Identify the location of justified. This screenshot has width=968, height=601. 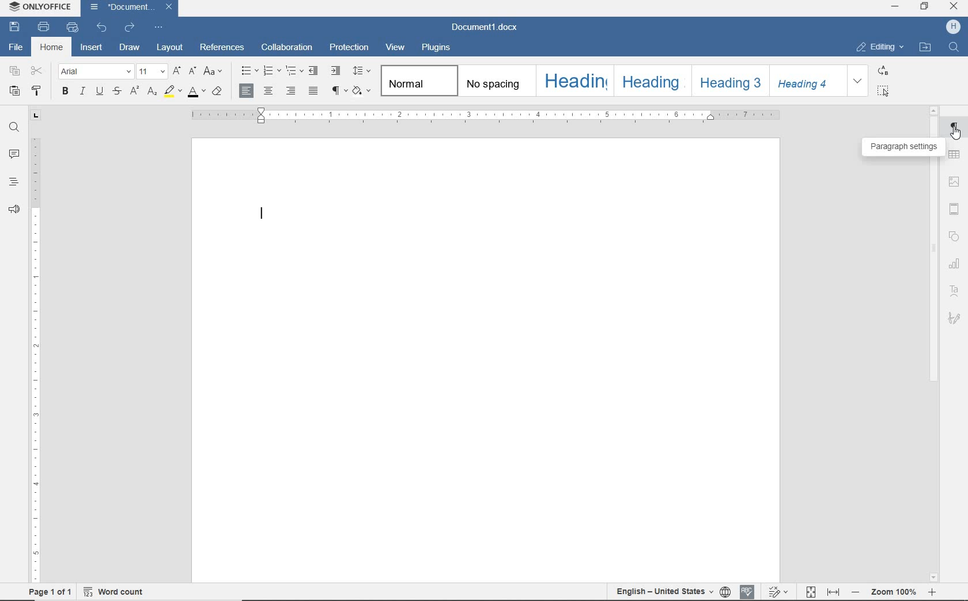
(313, 91).